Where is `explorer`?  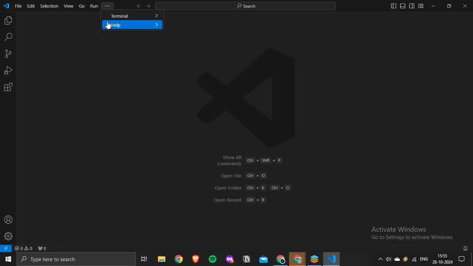
explorer is located at coordinates (7, 21).